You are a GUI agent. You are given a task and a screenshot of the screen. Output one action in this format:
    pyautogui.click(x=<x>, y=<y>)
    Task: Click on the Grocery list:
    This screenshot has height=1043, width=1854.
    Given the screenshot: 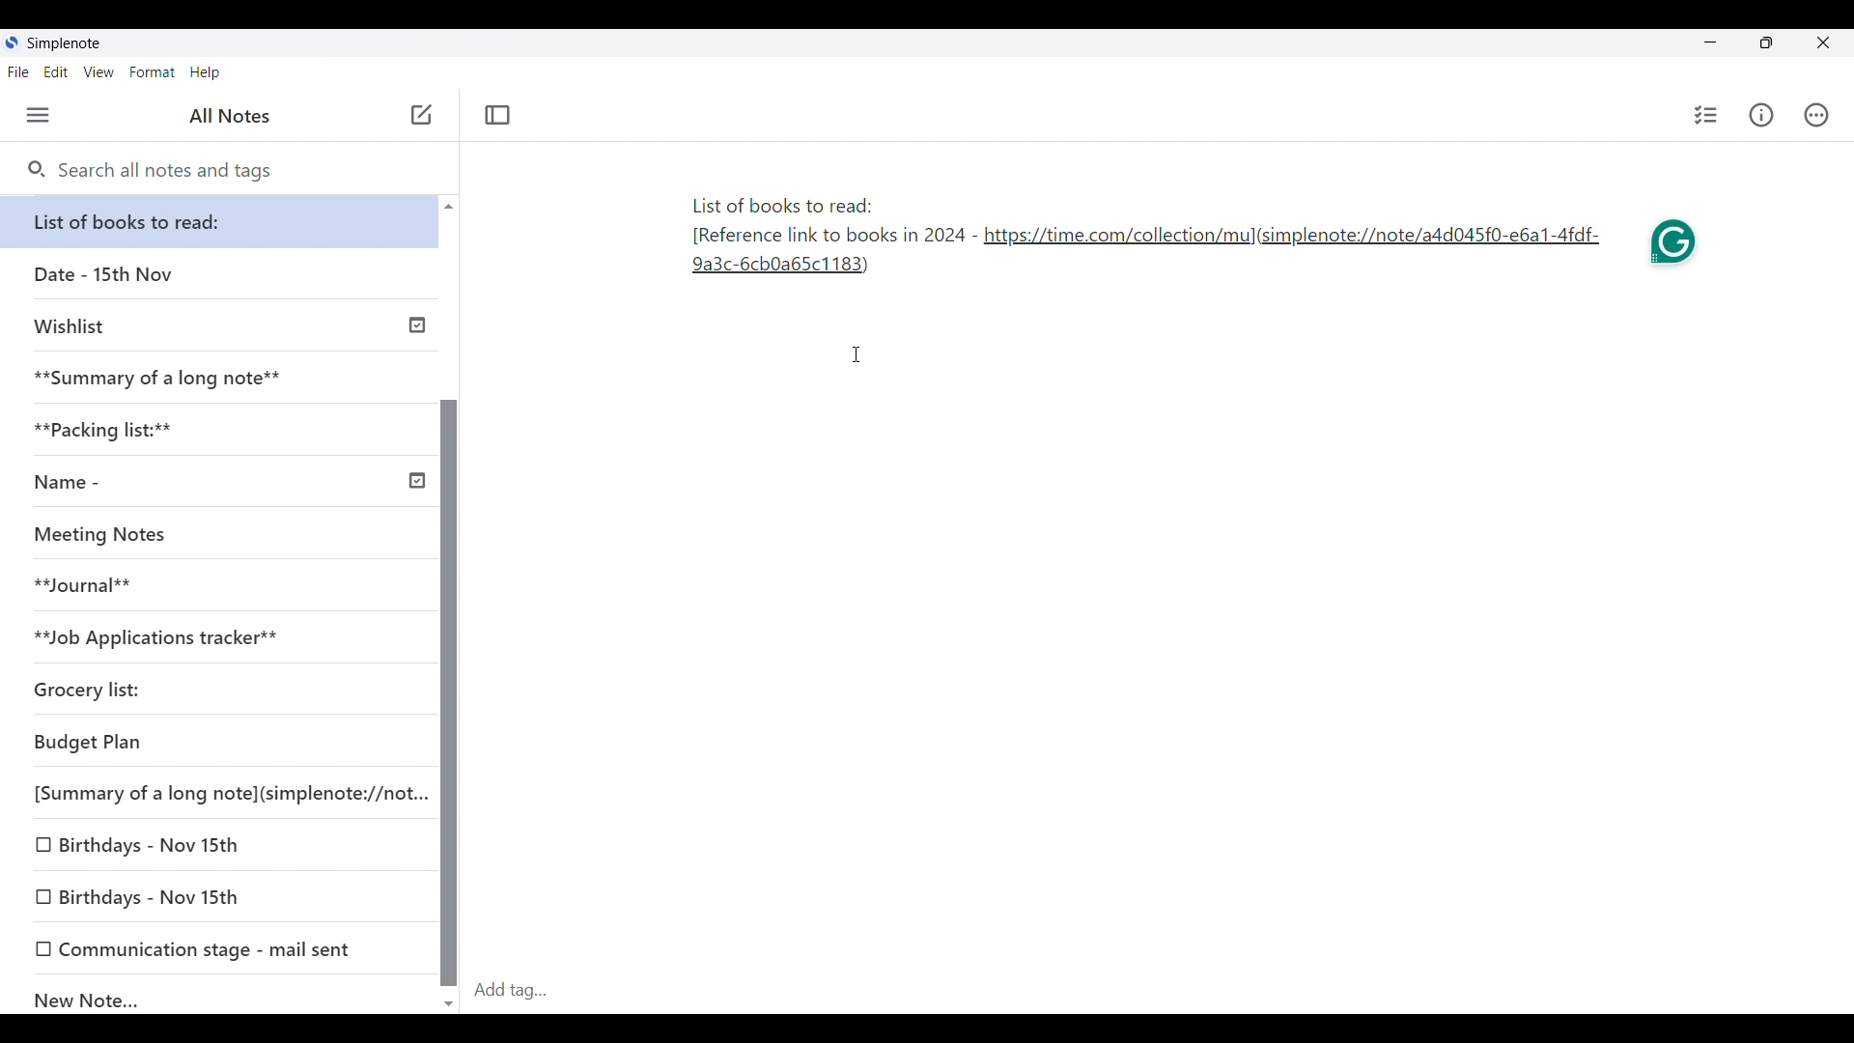 What is the action you would take?
    pyautogui.click(x=212, y=692)
    